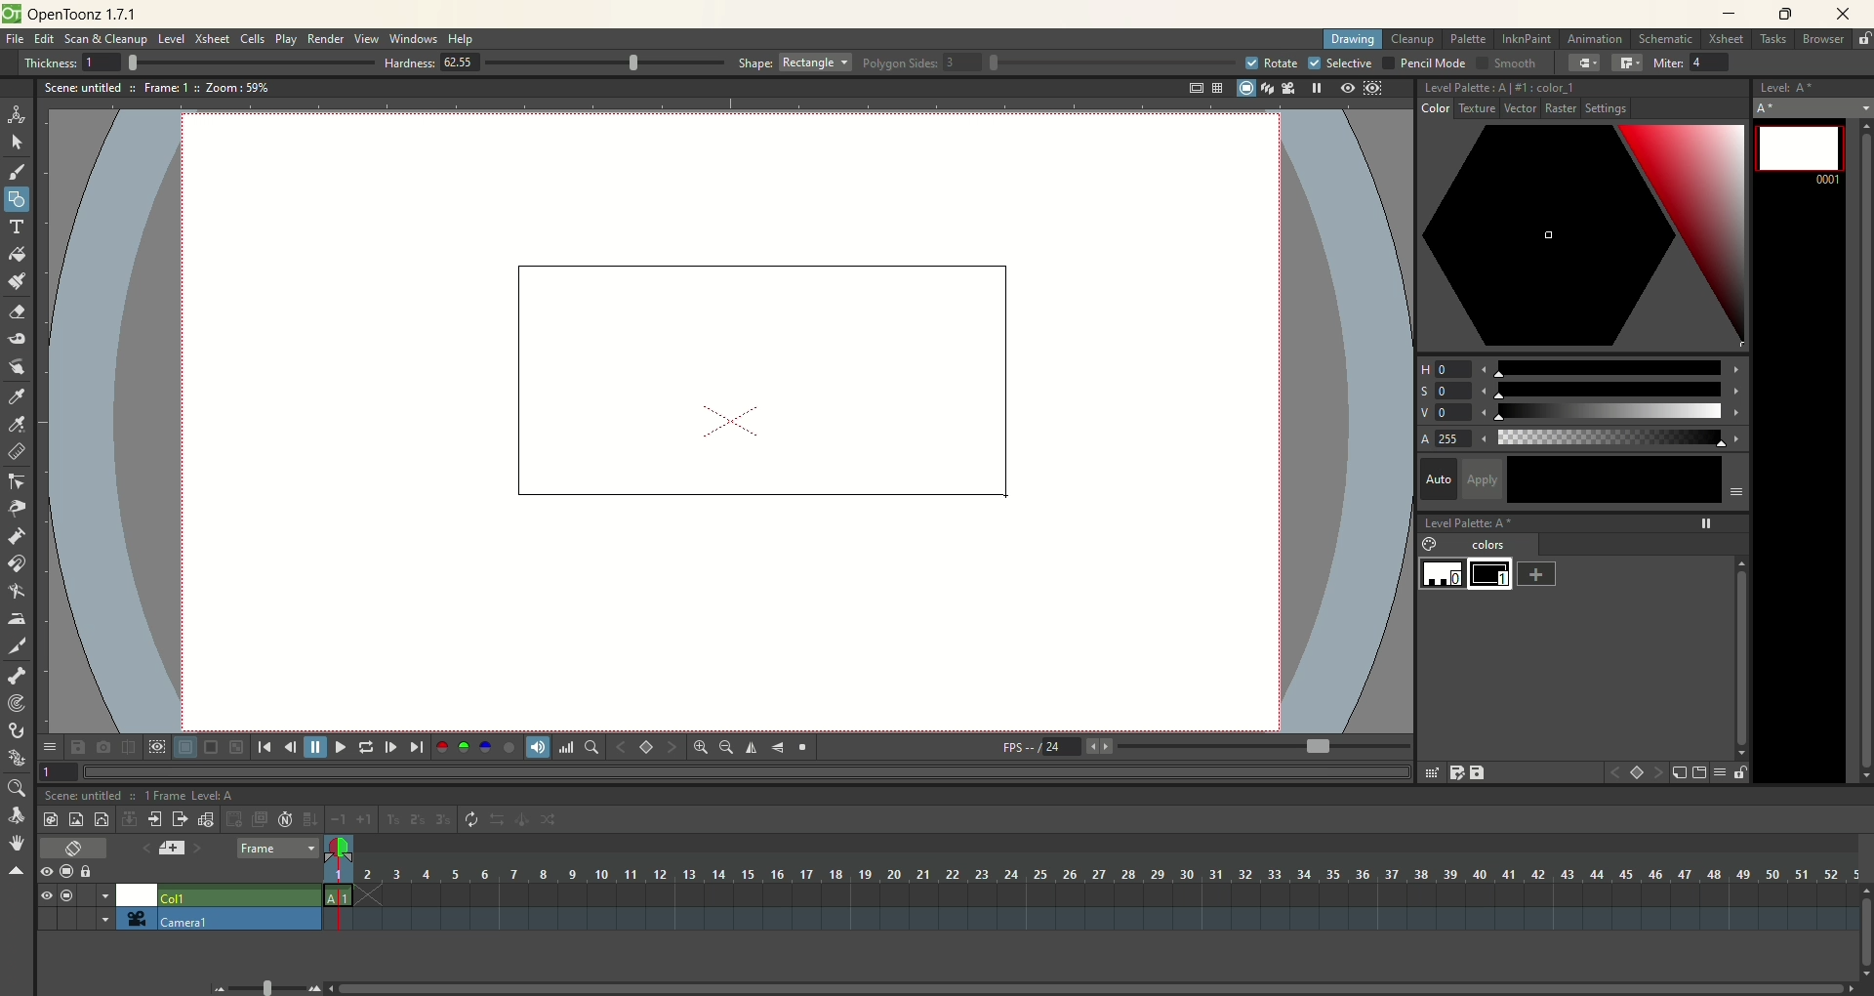 This screenshot has height=996, width=1874. I want to click on selection tool, so click(17, 142).